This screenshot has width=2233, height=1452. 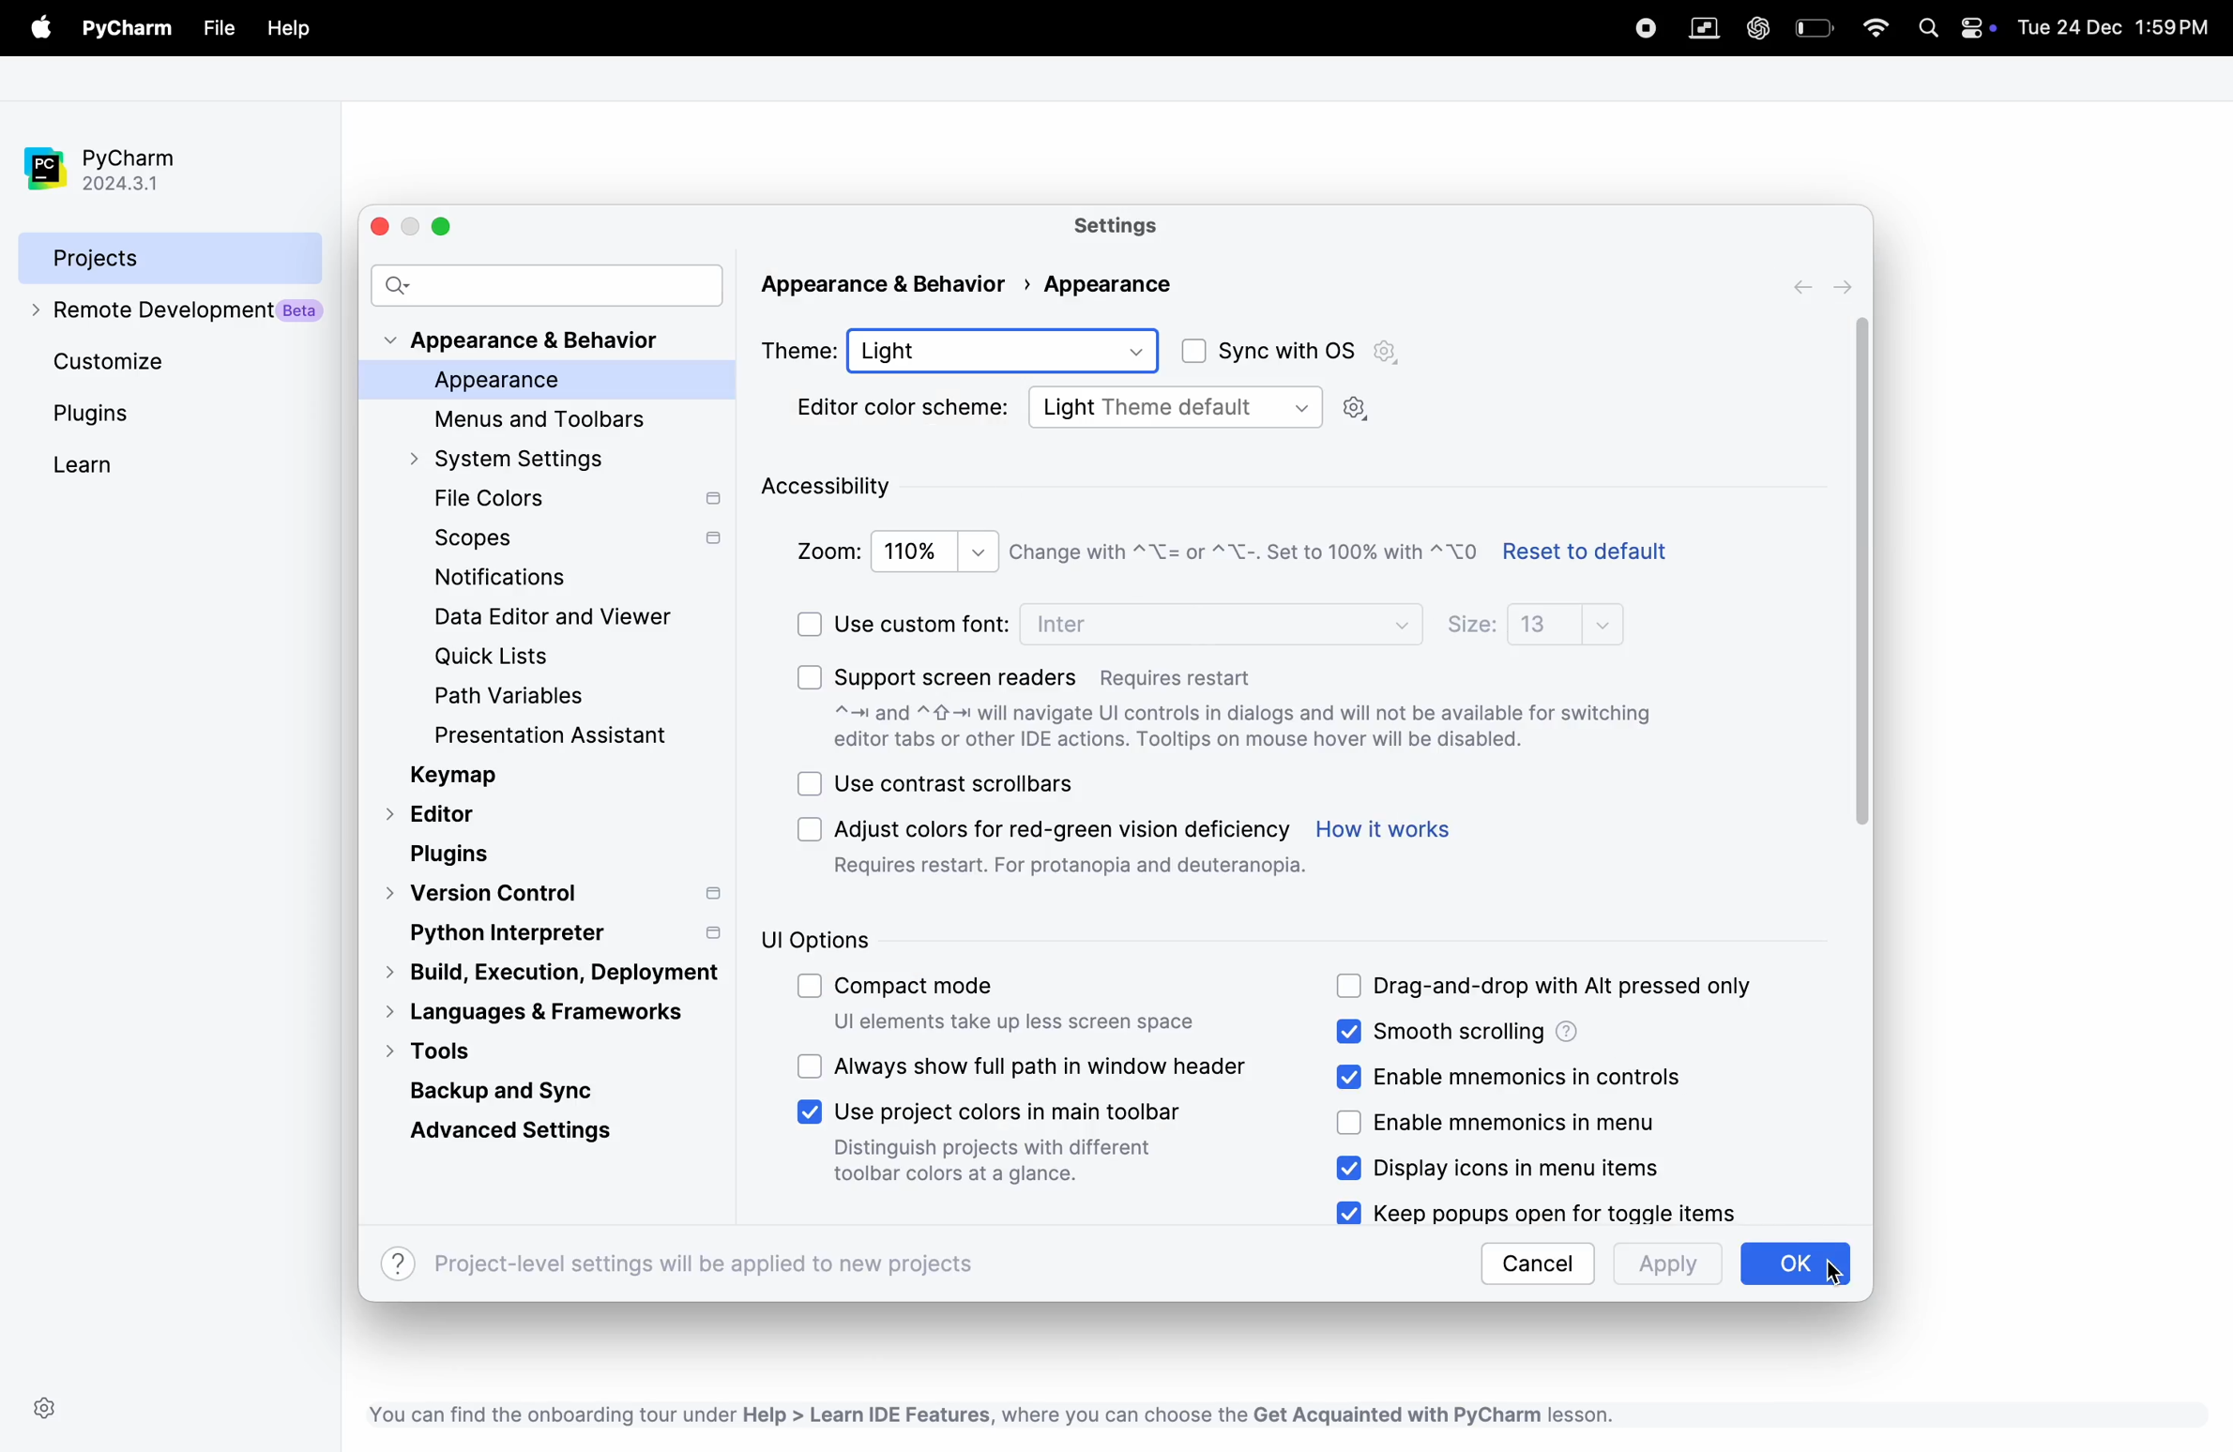 What do you see at coordinates (809, 619) in the screenshot?
I see `check boxes` at bounding box center [809, 619].